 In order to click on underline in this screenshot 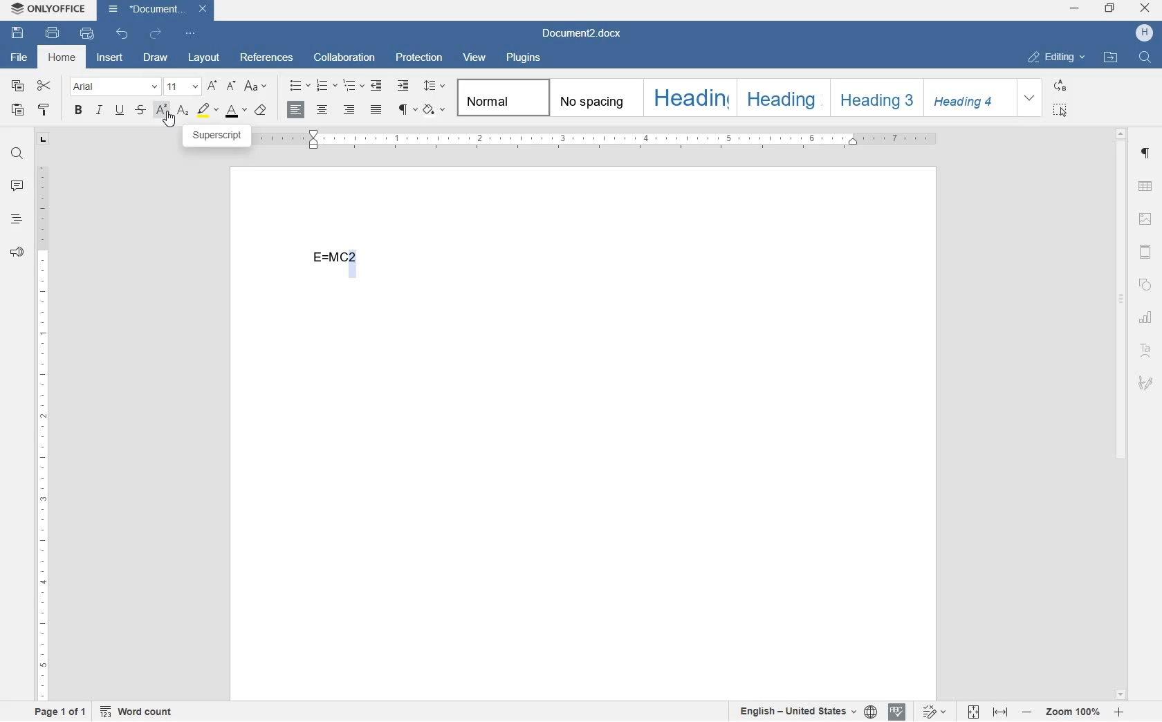, I will do `click(121, 109)`.